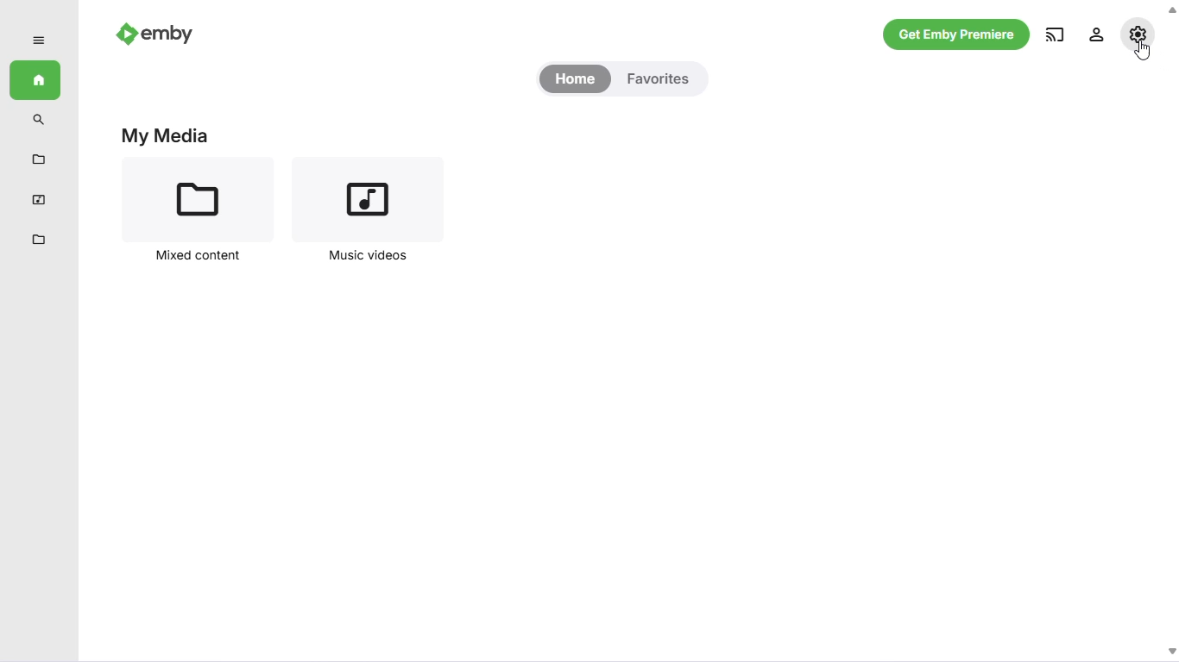 This screenshot has height=662, width=1179. Describe the element at coordinates (577, 78) in the screenshot. I see `home` at that location.